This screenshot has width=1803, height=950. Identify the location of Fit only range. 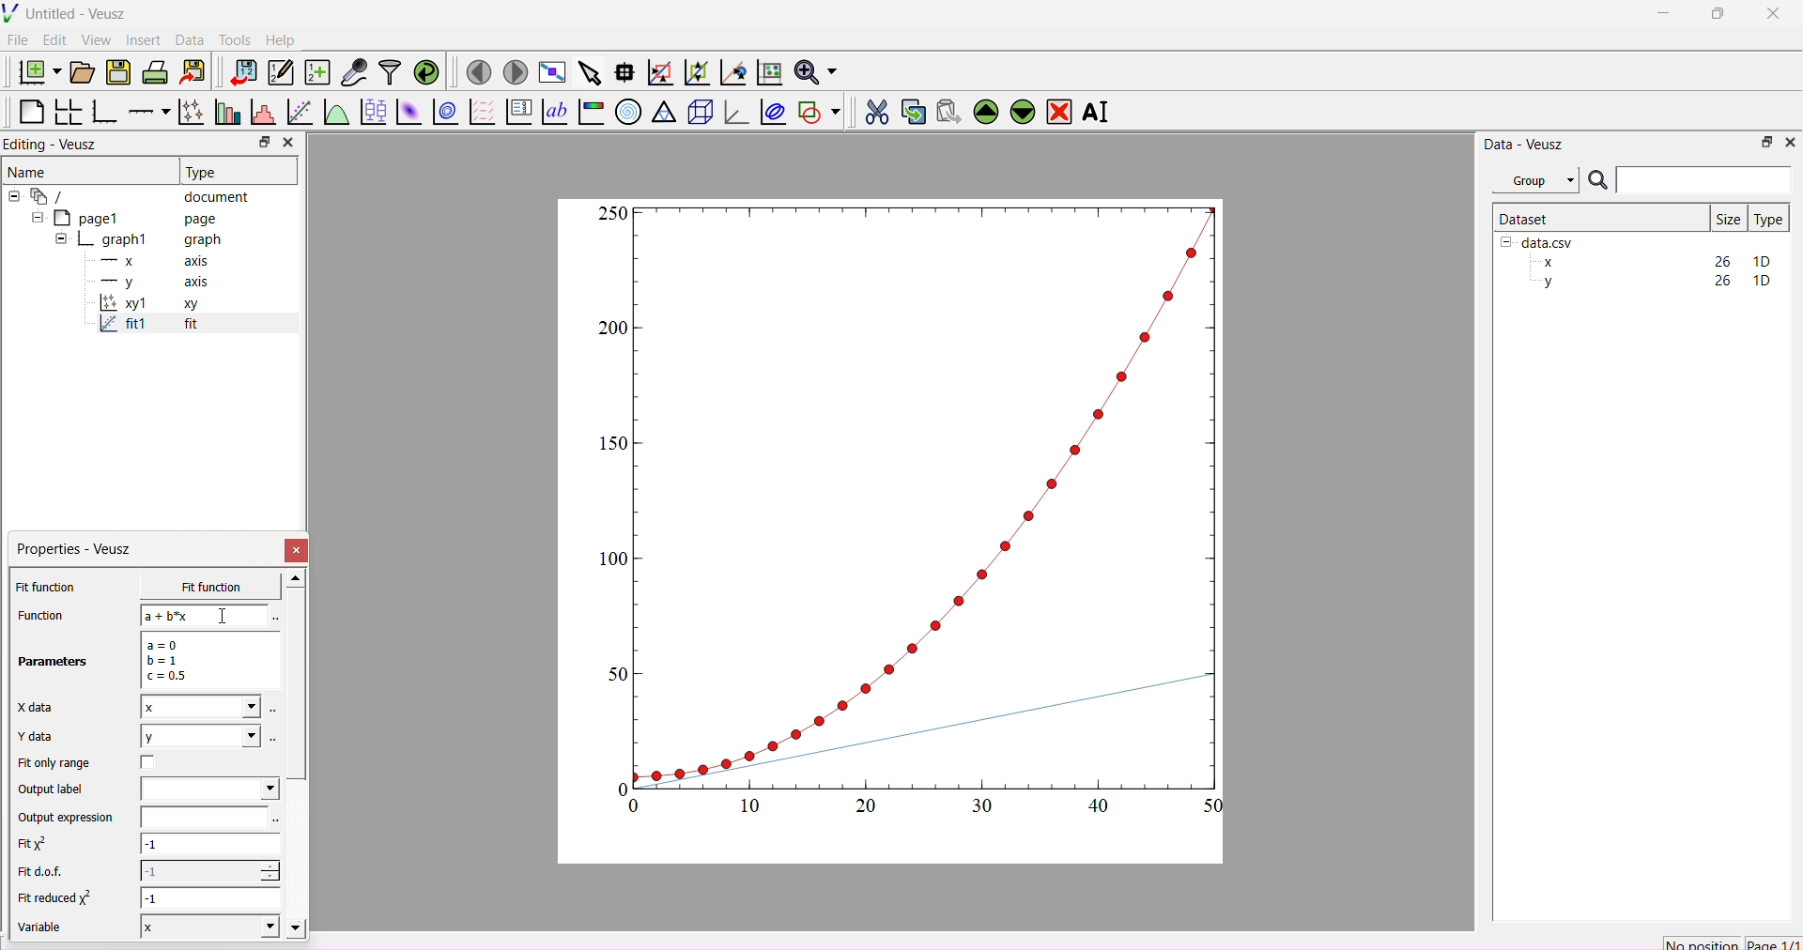
(54, 763).